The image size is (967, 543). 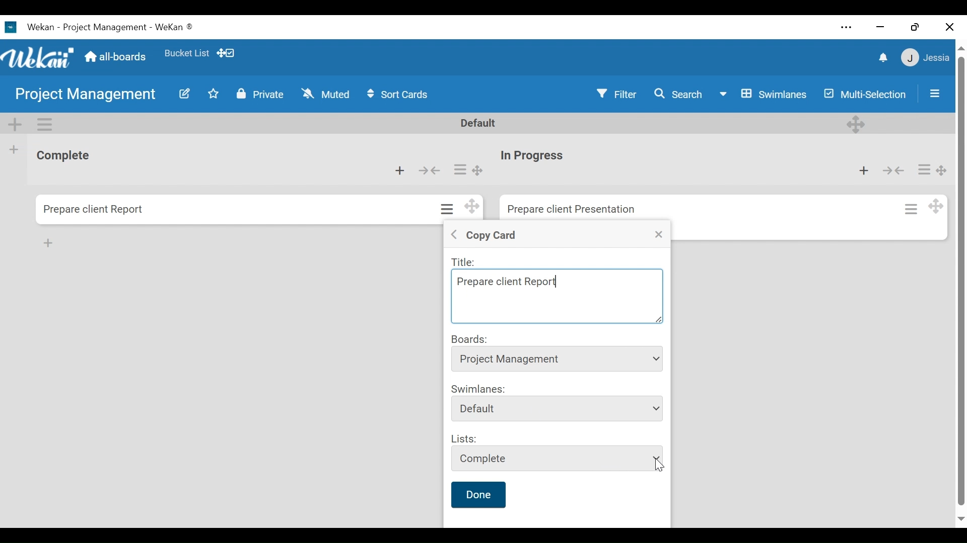 I want to click on Swimlanes, so click(x=478, y=389).